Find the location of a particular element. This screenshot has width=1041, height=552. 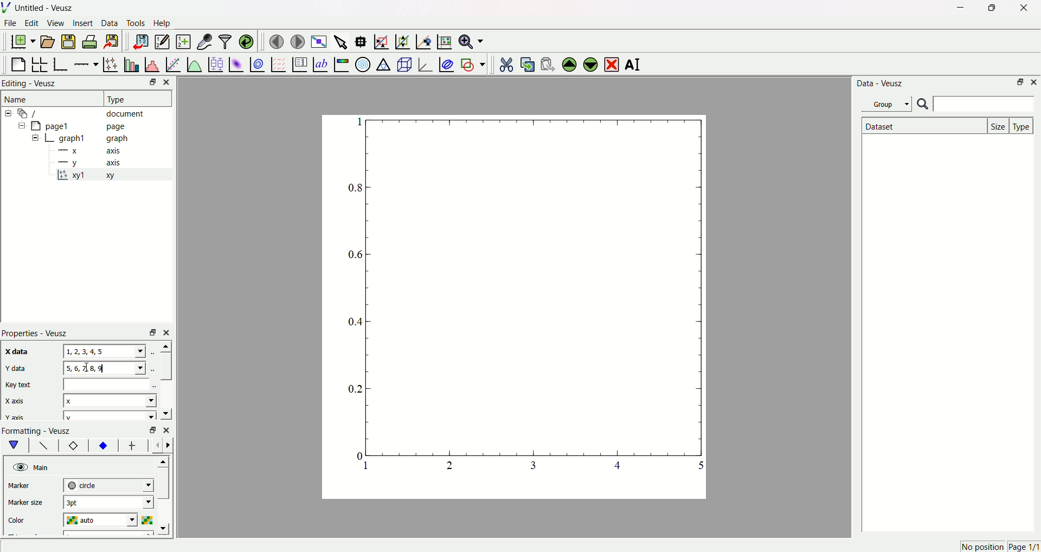

base graphs is located at coordinates (62, 63).